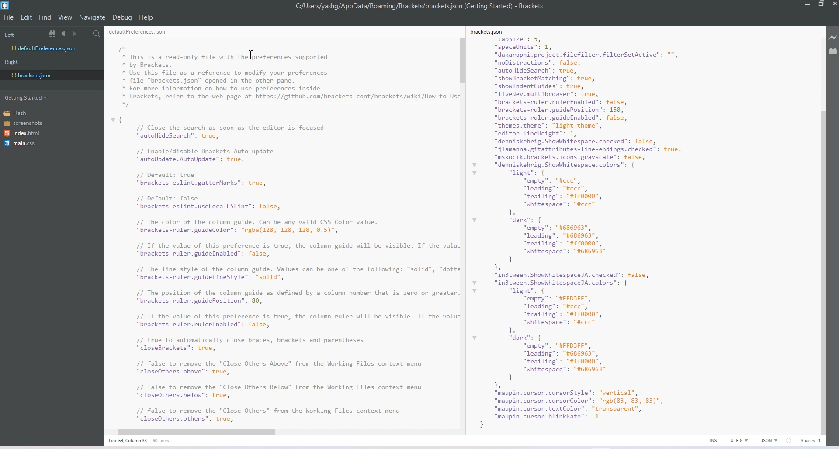  What do you see at coordinates (27, 97) in the screenshot?
I see `Getting Started` at bounding box center [27, 97].